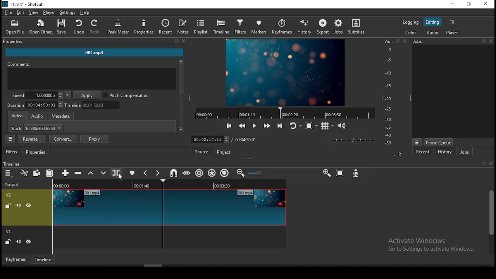  What do you see at coordinates (356, 174) in the screenshot?
I see `record audio` at bounding box center [356, 174].